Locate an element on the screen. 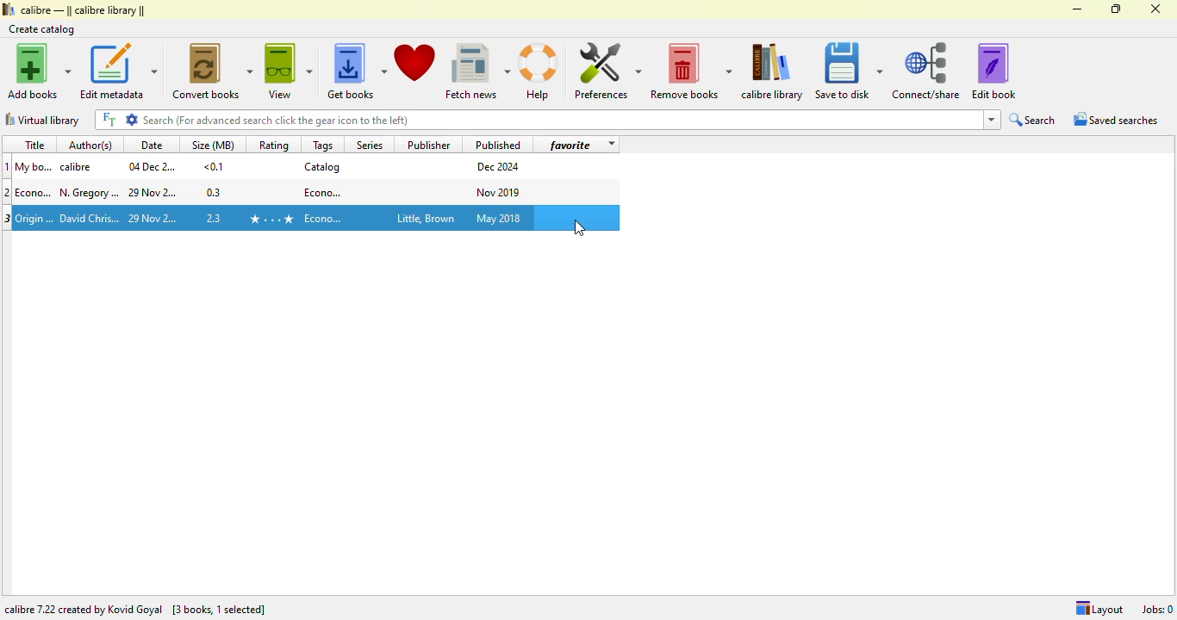  publisher is located at coordinates (424, 220).